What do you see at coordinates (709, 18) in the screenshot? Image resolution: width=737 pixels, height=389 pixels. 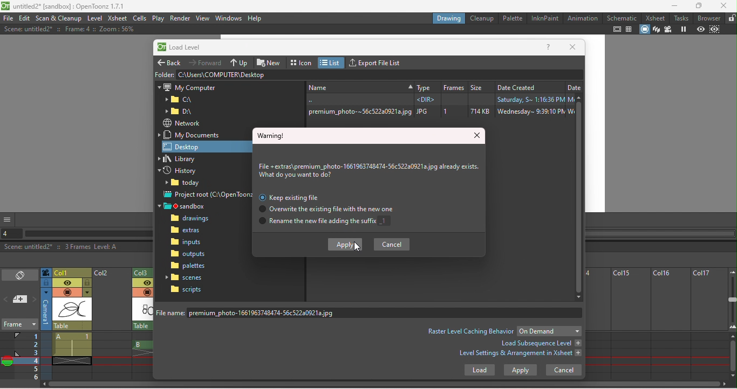 I see `Browser` at bounding box center [709, 18].